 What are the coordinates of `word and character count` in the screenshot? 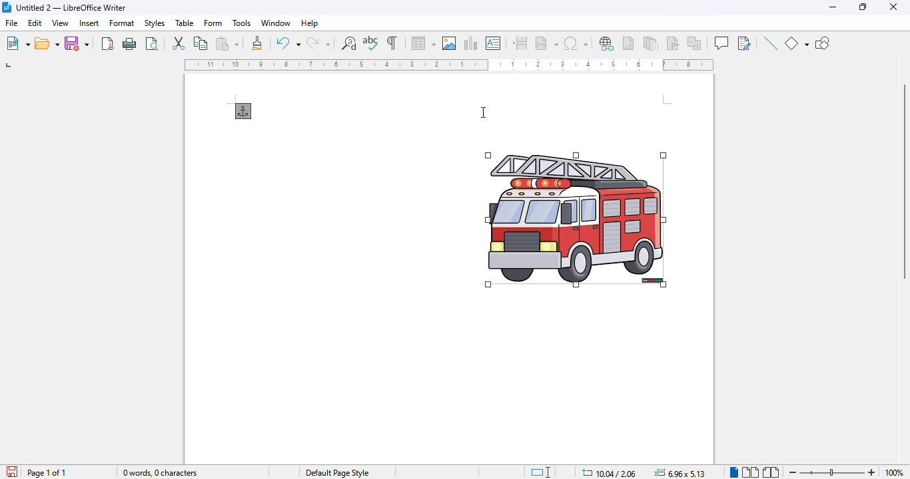 It's located at (161, 472).